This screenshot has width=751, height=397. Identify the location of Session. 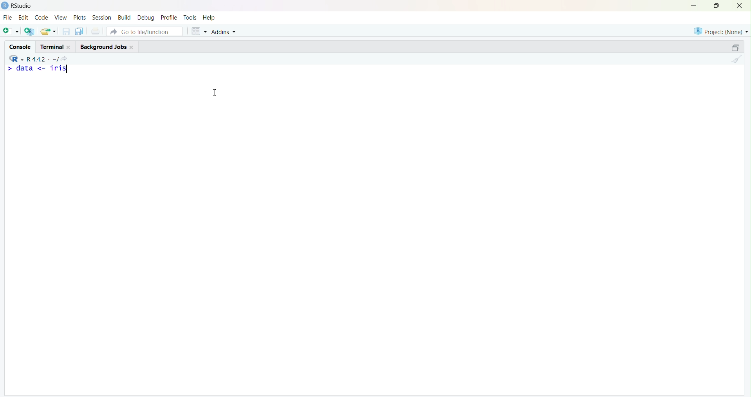
(102, 18).